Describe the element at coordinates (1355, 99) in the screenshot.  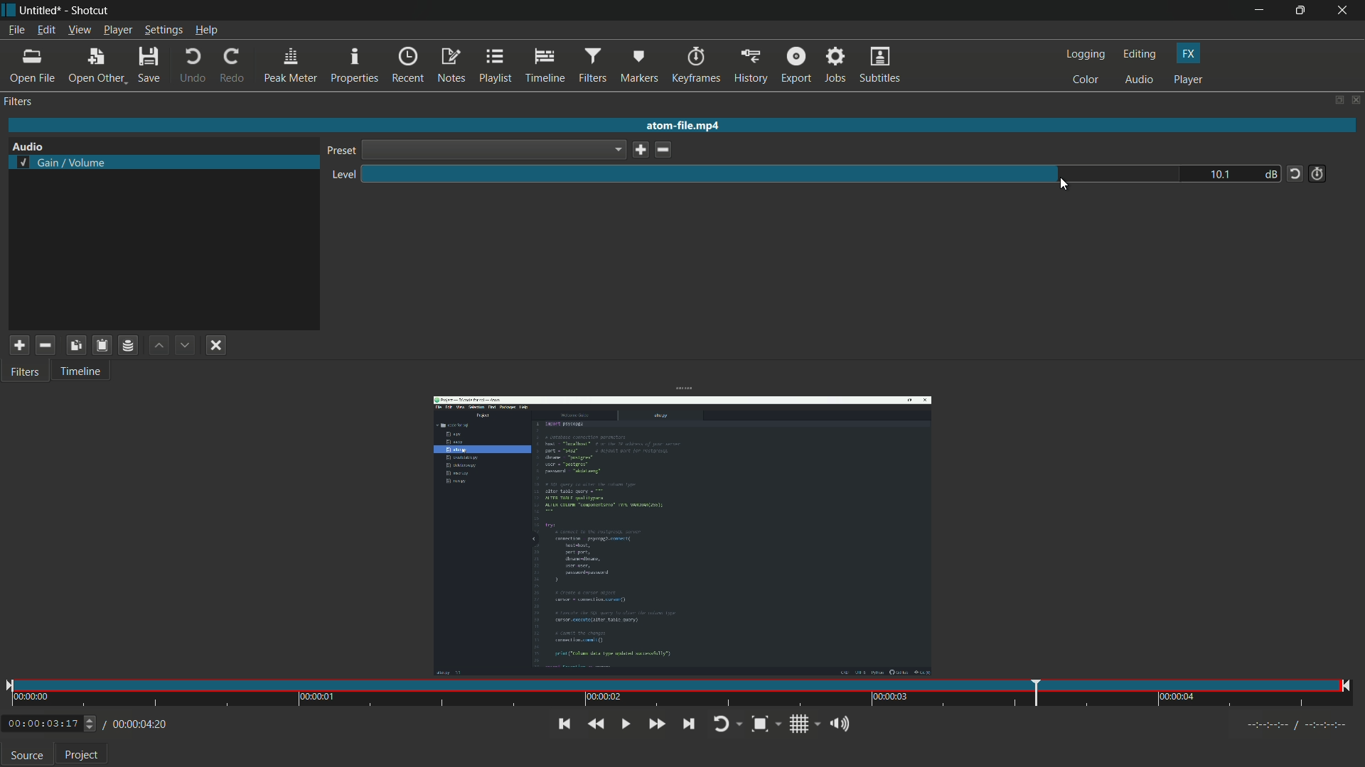
I see `close panel` at that location.